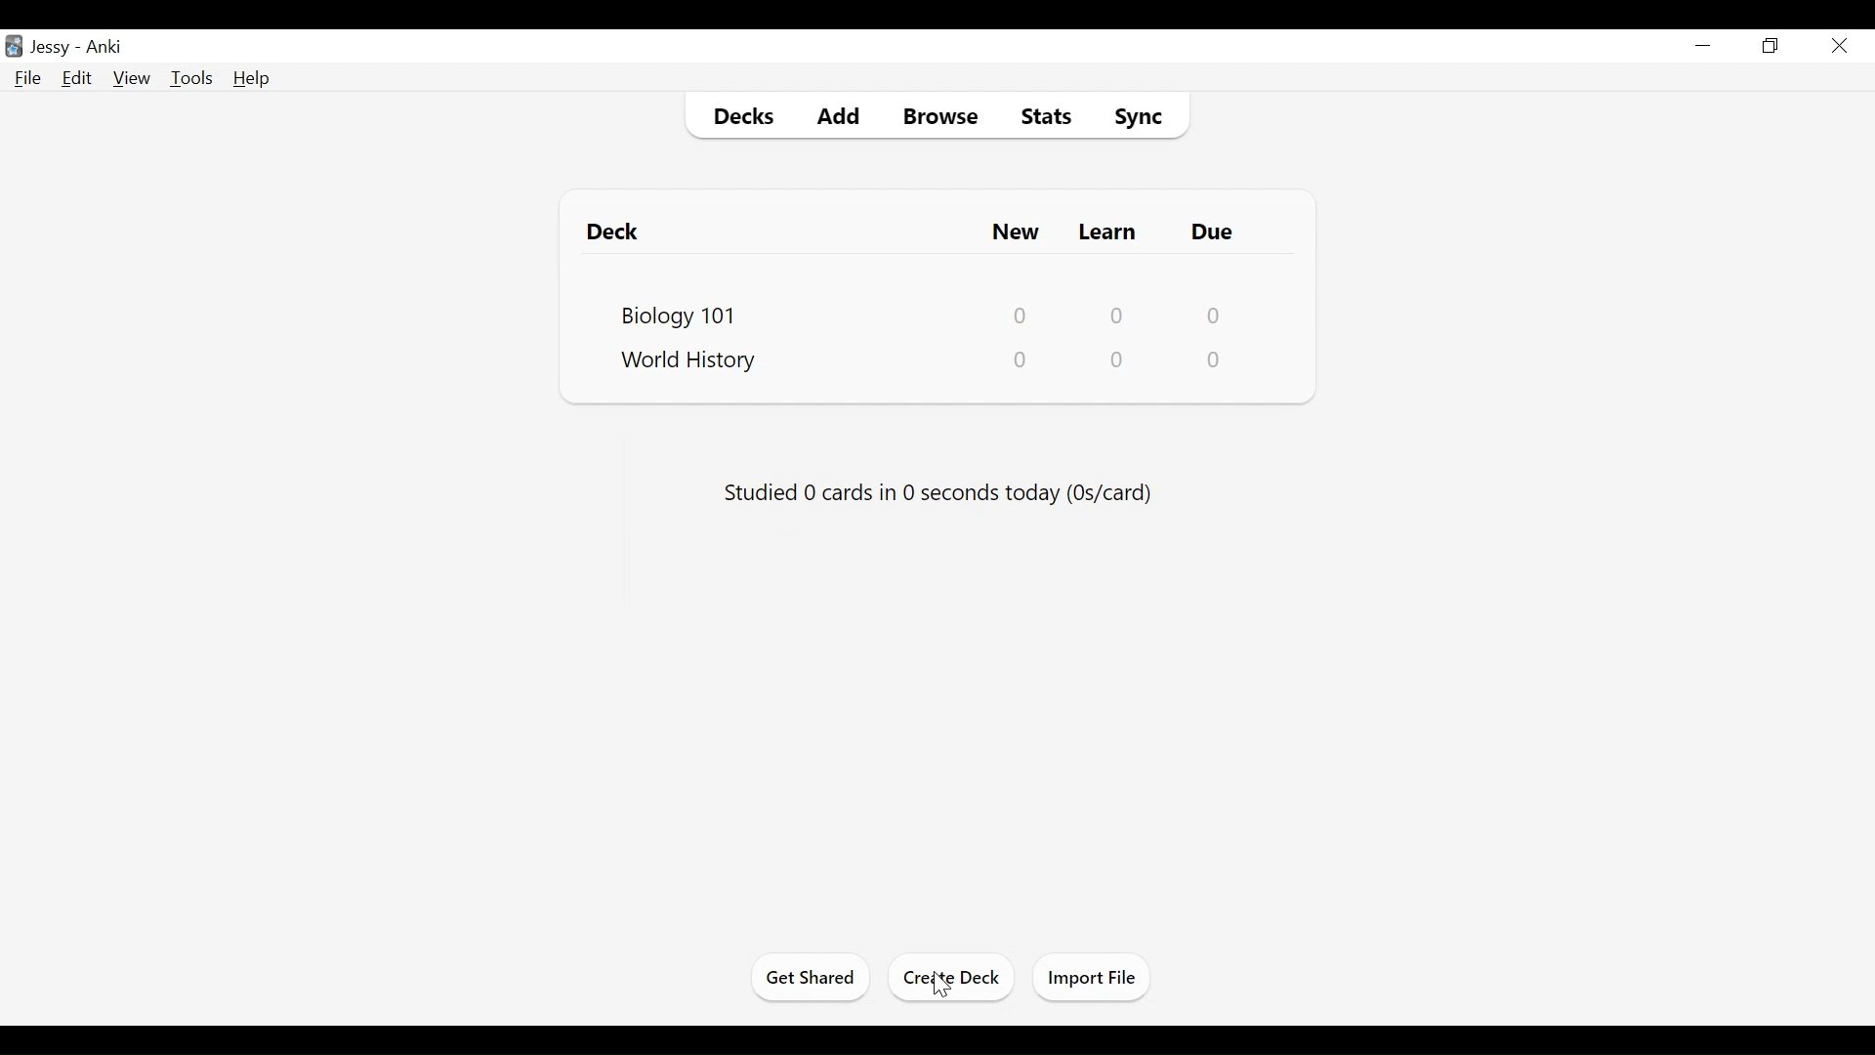 This screenshot has height=1055, width=1875. I want to click on Learn Card Count, so click(1117, 314).